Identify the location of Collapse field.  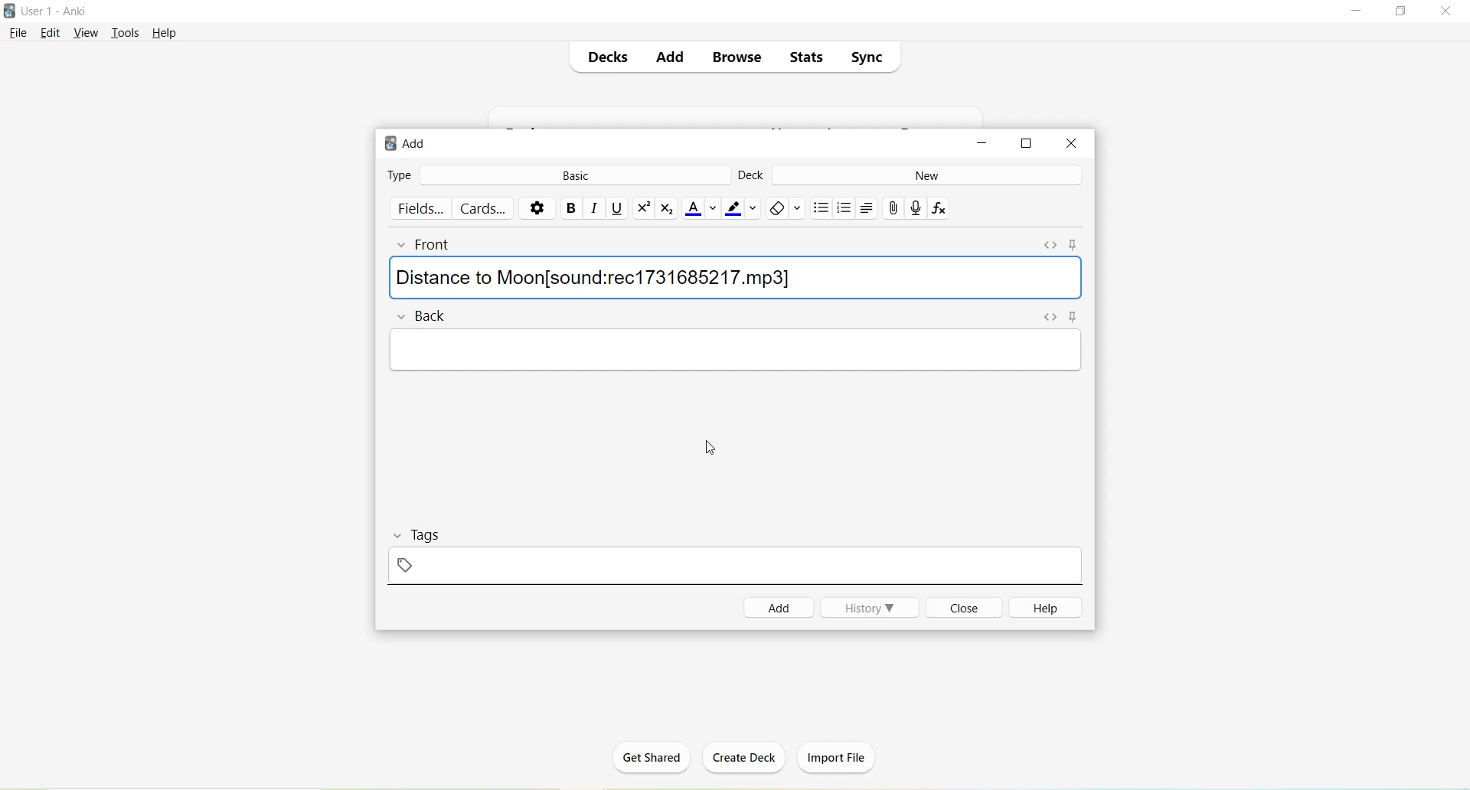
(403, 317).